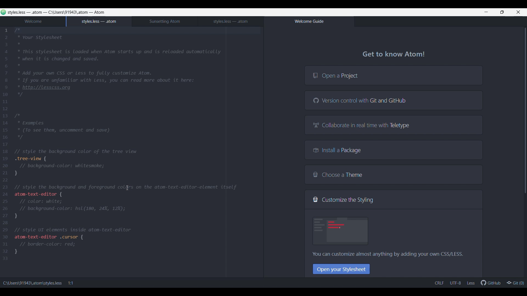 The image size is (527, 296). What do you see at coordinates (384, 255) in the screenshot?
I see `You can customize almost anything by adding your own CSS/LESS.` at bounding box center [384, 255].